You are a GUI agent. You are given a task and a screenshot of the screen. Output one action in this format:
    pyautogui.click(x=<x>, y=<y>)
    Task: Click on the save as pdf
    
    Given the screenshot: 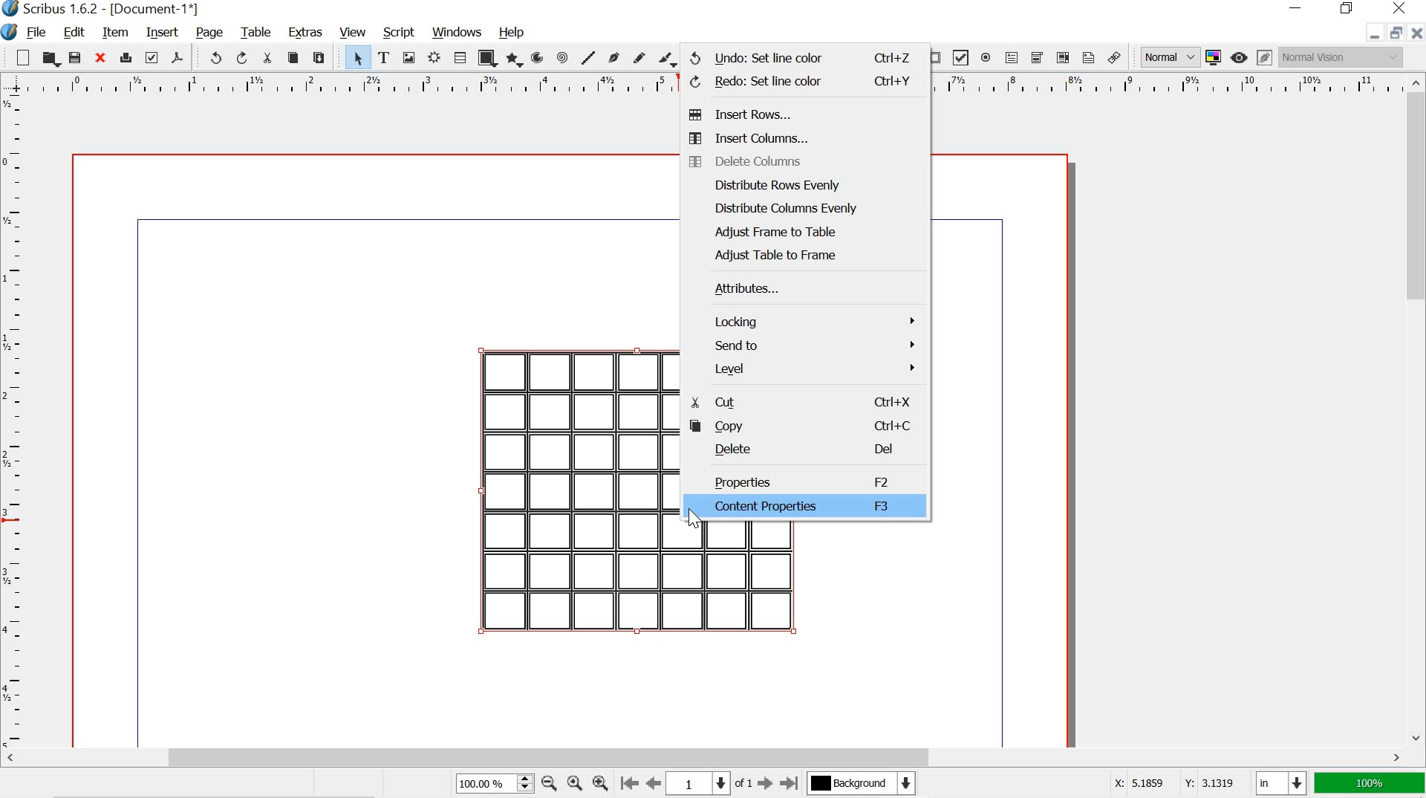 What is the action you would take?
    pyautogui.click(x=178, y=57)
    